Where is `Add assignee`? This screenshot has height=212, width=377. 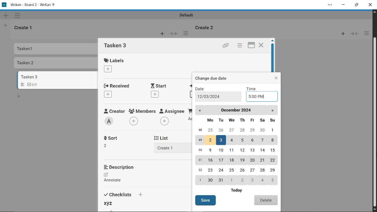
Add assignee is located at coordinates (164, 121).